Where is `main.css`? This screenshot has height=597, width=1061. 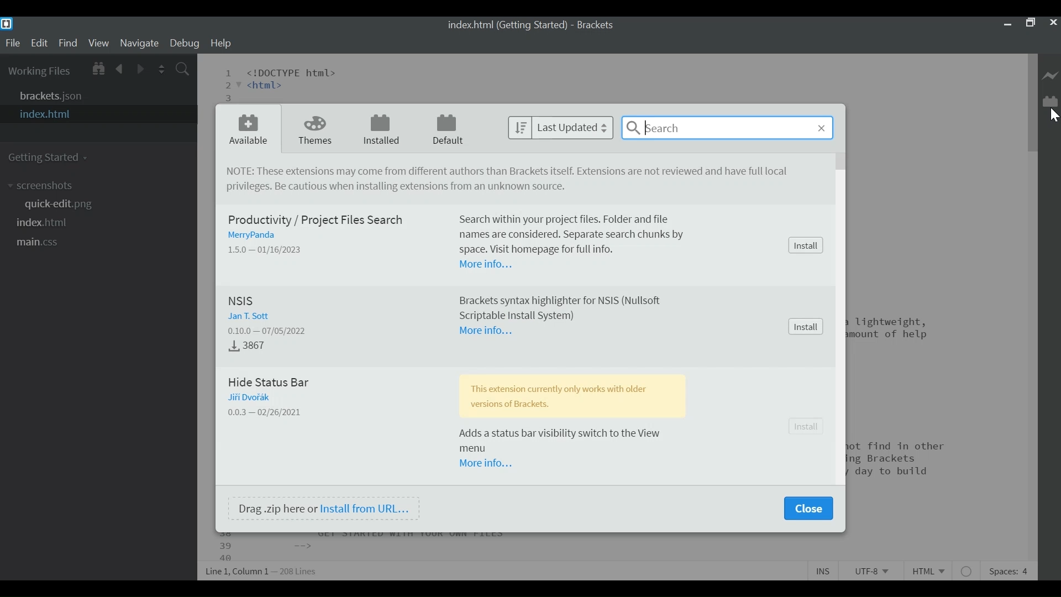
main.css is located at coordinates (48, 243).